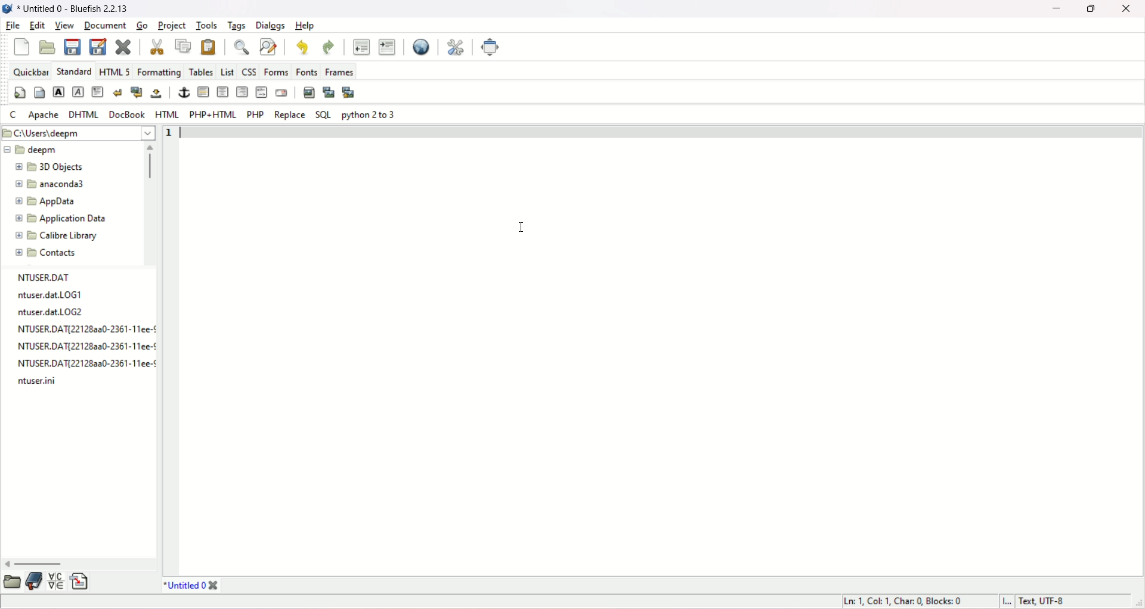 Image resolution: width=1145 pixels, height=609 pixels. What do you see at coordinates (13, 115) in the screenshot?
I see `c` at bounding box center [13, 115].